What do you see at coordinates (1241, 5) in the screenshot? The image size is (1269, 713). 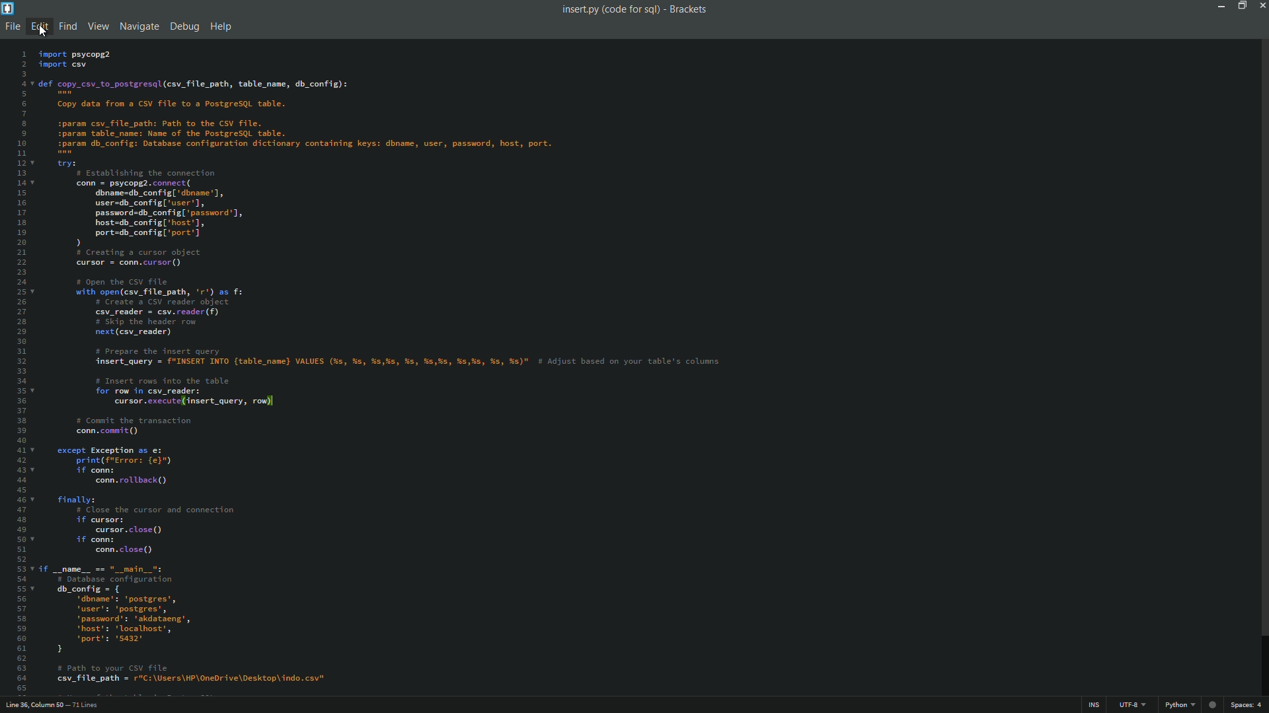 I see `maximize` at bounding box center [1241, 5].